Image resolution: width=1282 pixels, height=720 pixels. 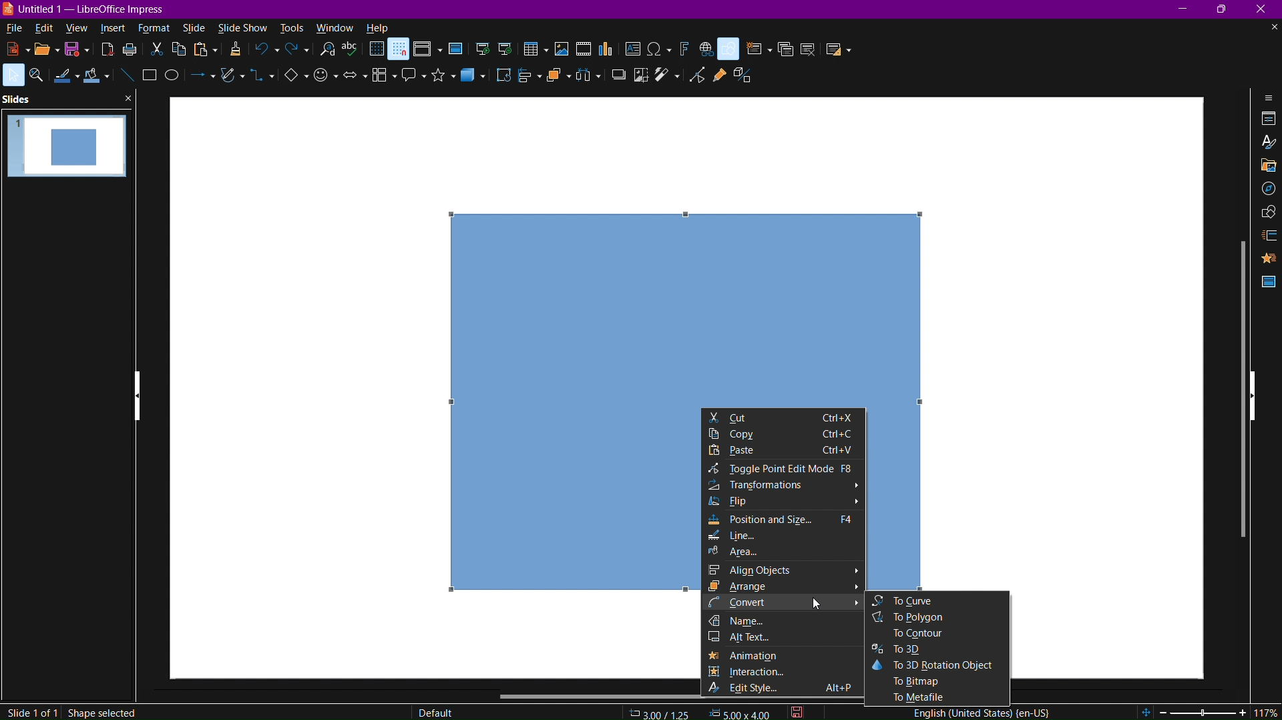 I want to click on Insert Image, so click(x=562, y=50).